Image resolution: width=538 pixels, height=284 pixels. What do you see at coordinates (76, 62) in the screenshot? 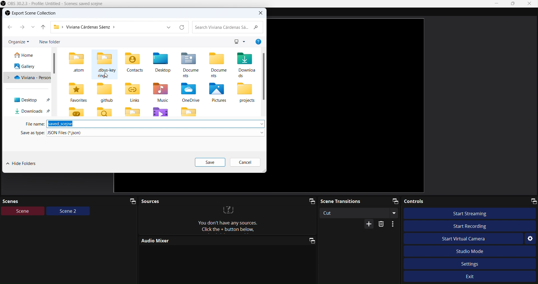
I see `atom` at bounding box center [76, 62].